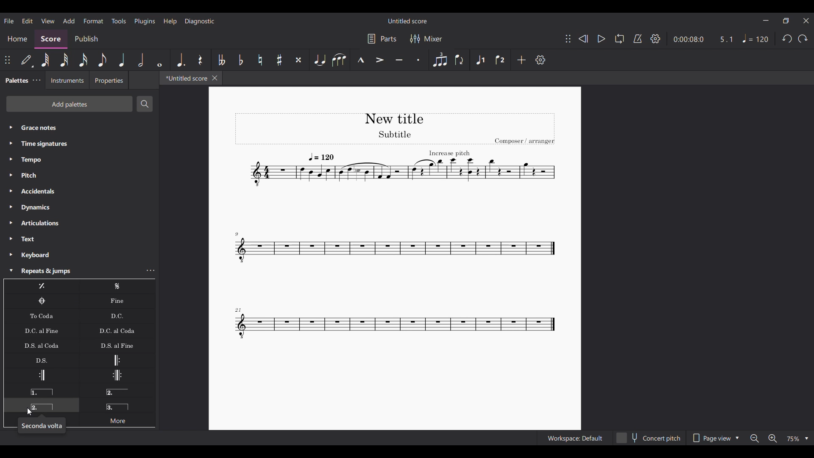  I want to click on Zoom options, so click(797, 439).